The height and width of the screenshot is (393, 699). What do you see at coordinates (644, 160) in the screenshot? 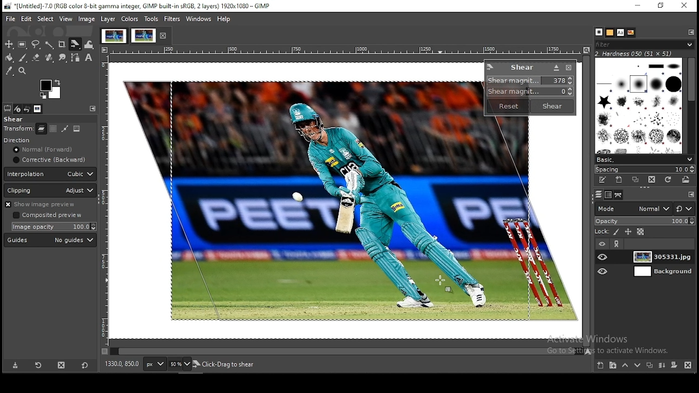
I see `basic` at bounding box center [644, 160].